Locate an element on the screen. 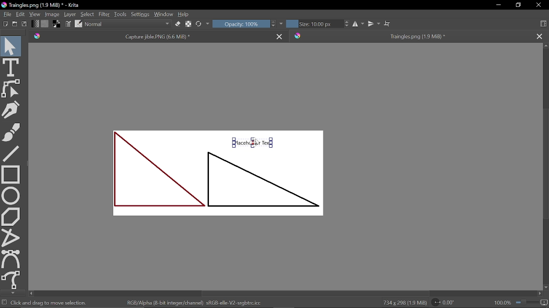 Image resolution: width=549 pixels, height=308 pixels. Foreground color is located at coordinates (57, 24).